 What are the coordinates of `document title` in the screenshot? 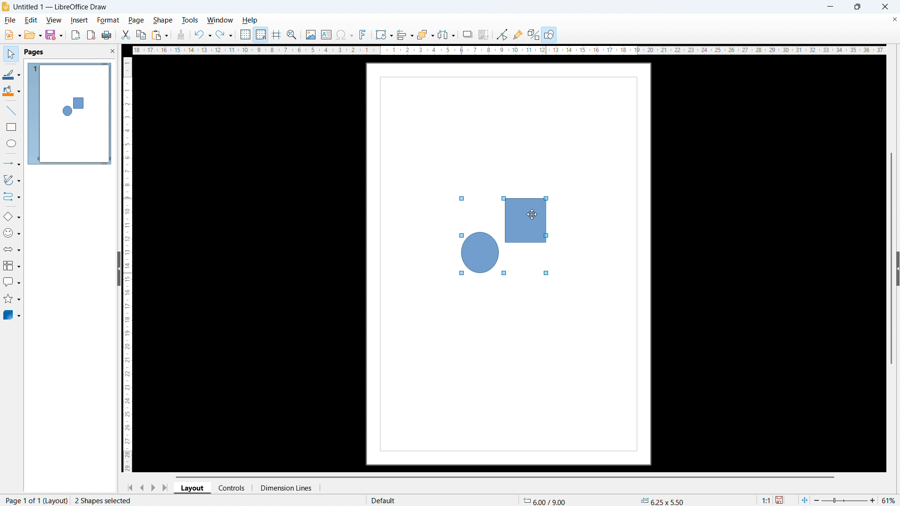 It's located at (60, 7).